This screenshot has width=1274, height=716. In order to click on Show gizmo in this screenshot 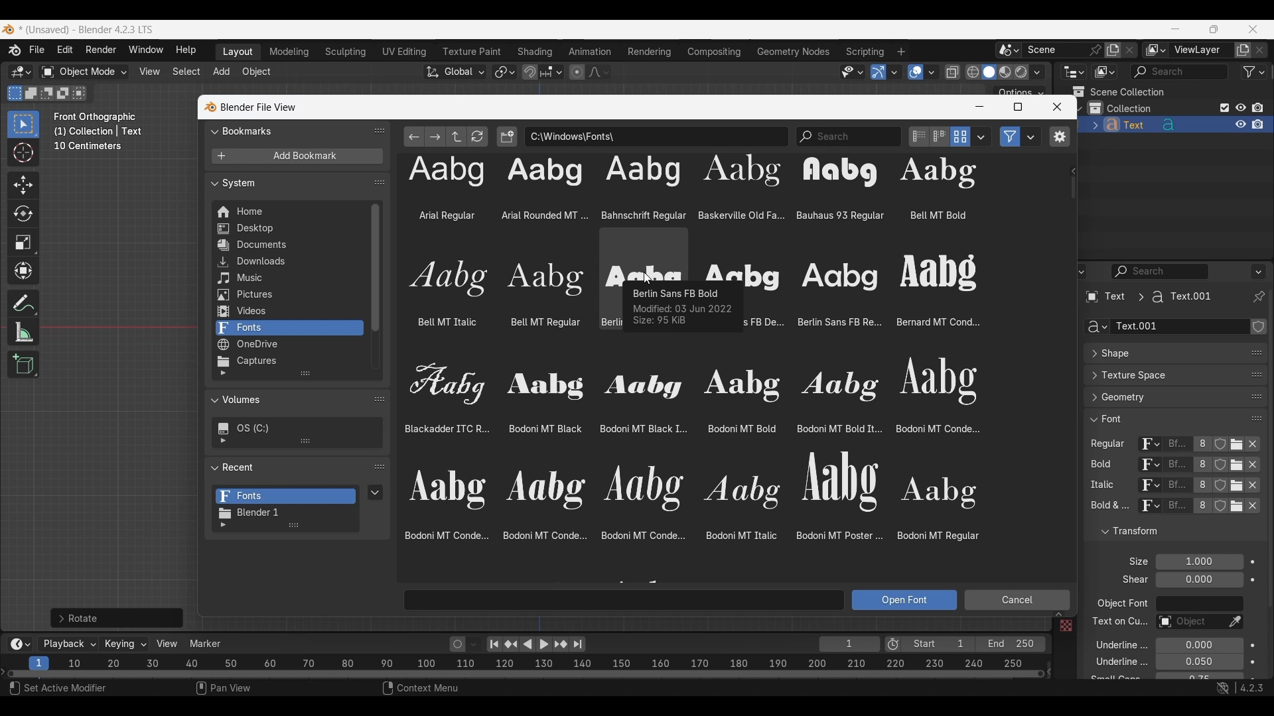, I will do `click(879, 72)`.